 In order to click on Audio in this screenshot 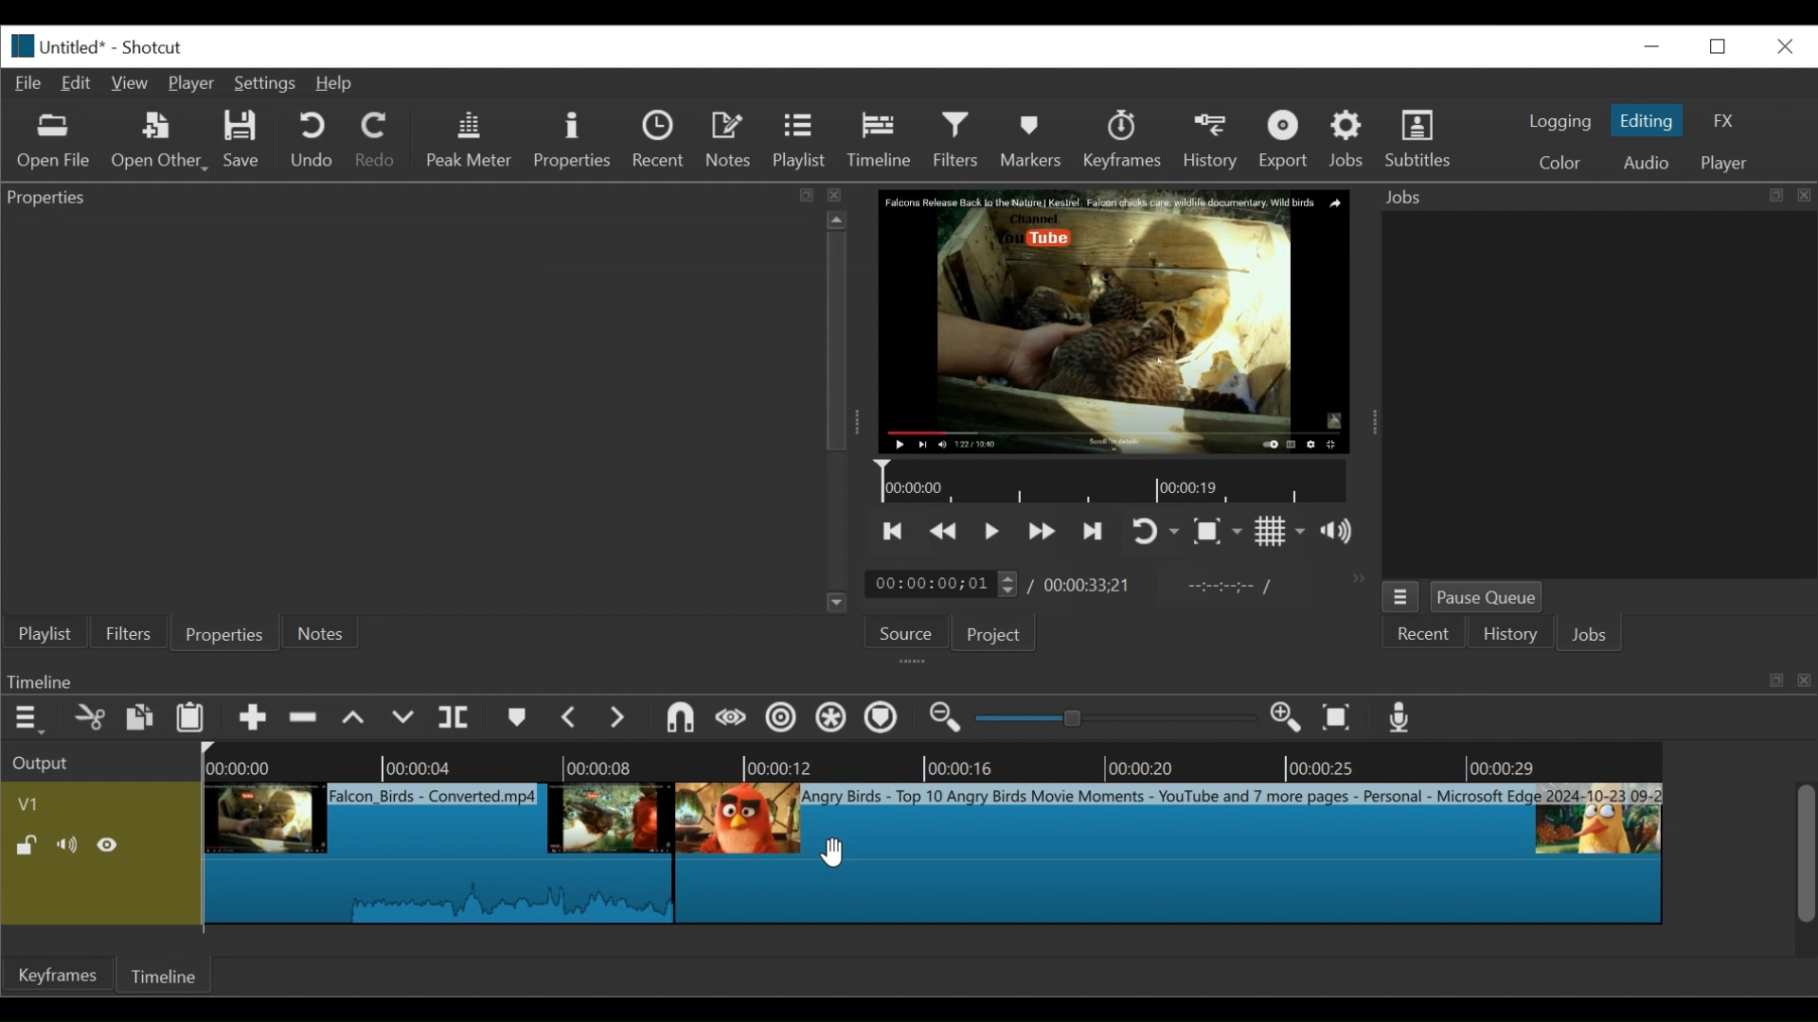, I will do `click(1645, 163)`.